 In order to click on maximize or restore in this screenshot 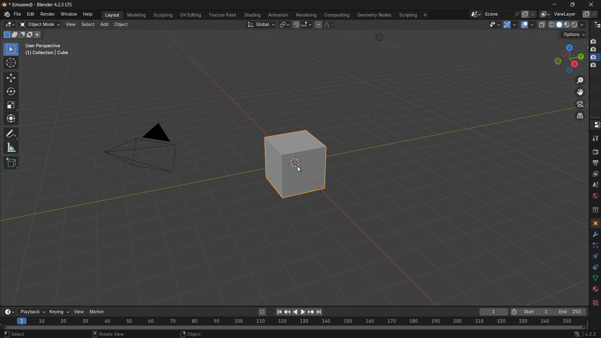, I will do `click(572, 4)`.